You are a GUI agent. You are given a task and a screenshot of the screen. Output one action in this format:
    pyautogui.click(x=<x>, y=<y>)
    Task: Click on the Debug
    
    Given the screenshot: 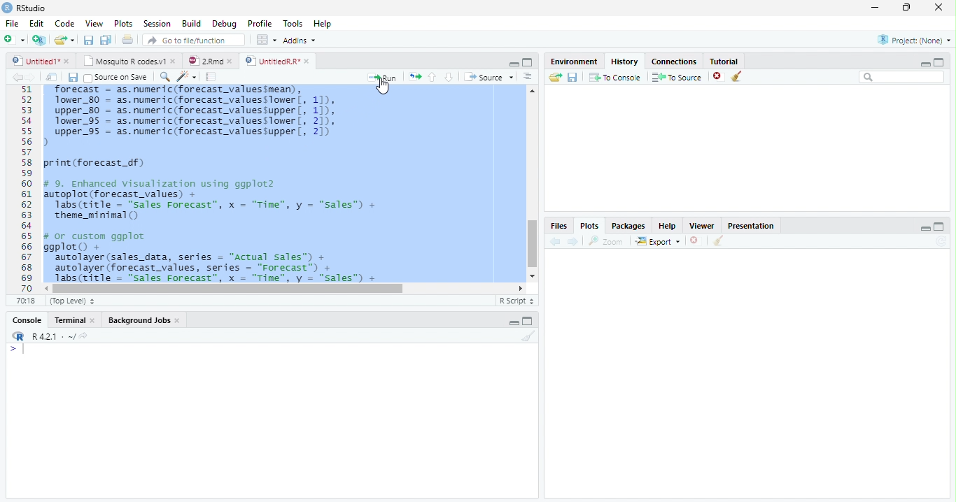 What is the action you would take?
    pyautogui.click(x=225, y=23)
    